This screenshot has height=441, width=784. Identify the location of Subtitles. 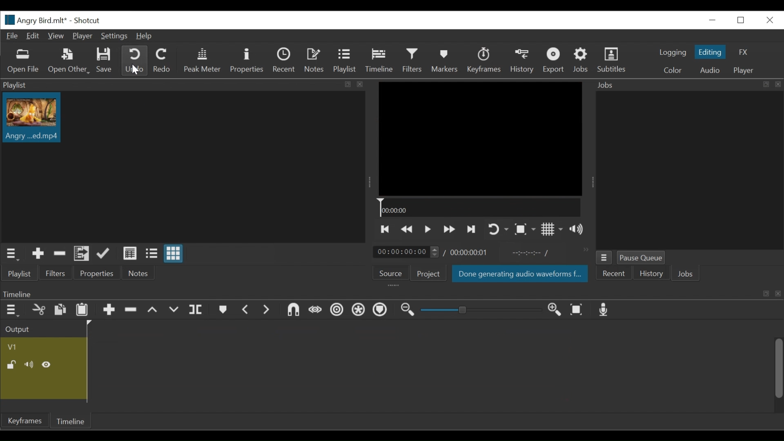
(614, 59).